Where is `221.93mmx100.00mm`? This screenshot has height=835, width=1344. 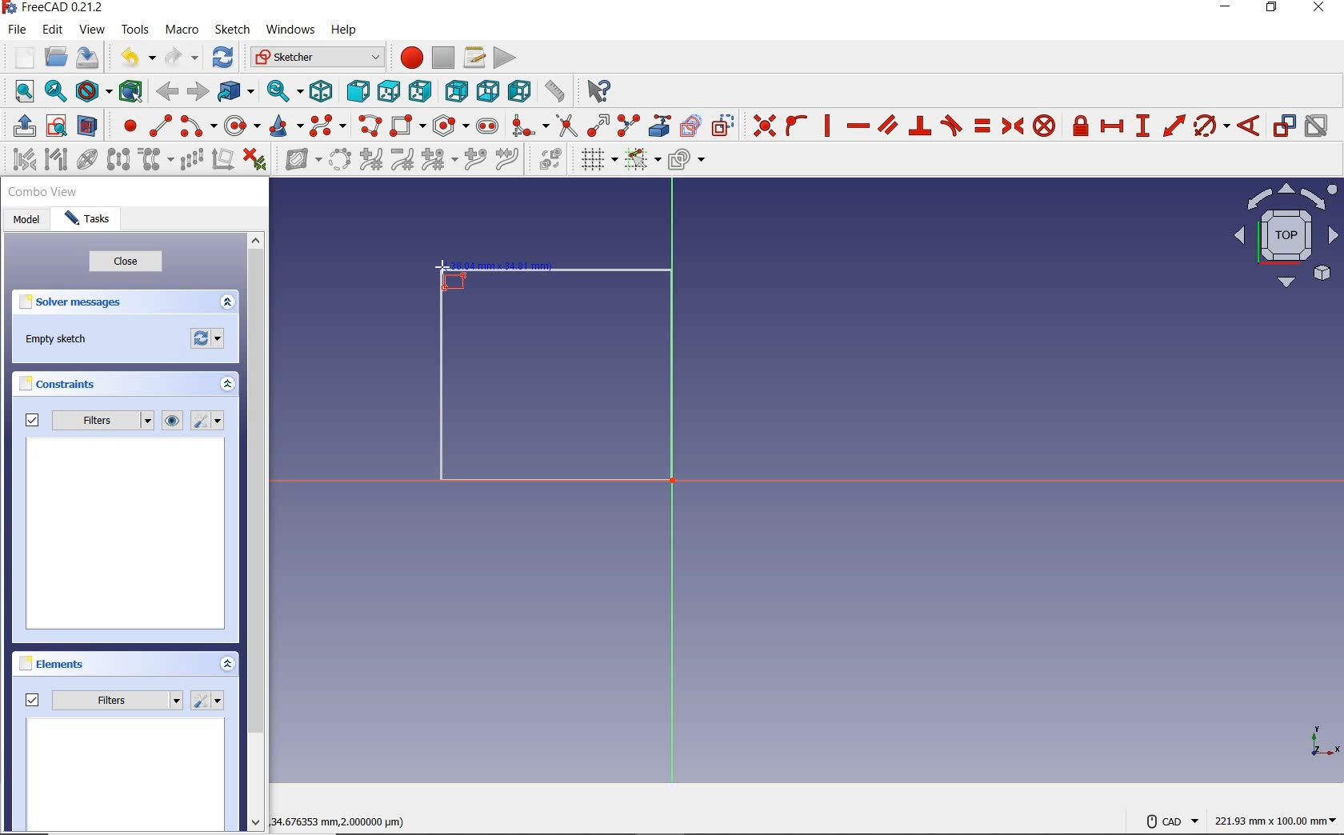 221.93mmx100.00mm is located at coordinates (1275, 821).